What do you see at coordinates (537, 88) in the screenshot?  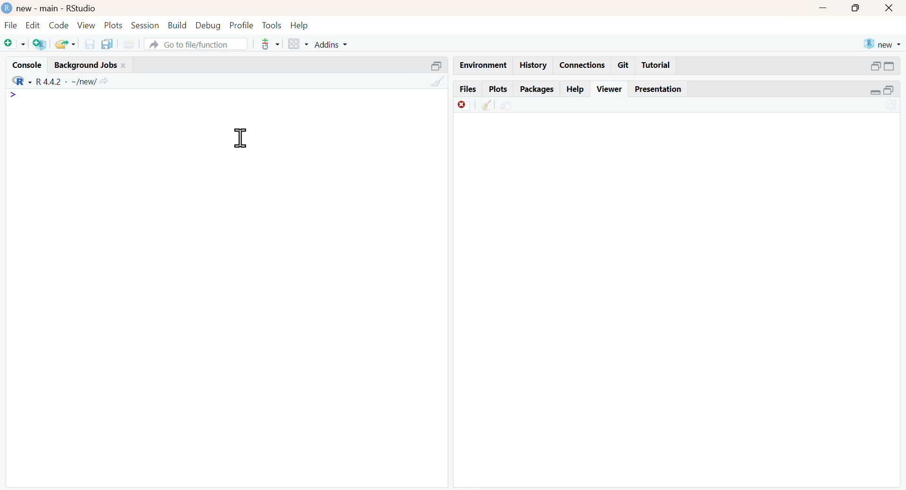 I see `Packages` at bounding box center [537, 88].